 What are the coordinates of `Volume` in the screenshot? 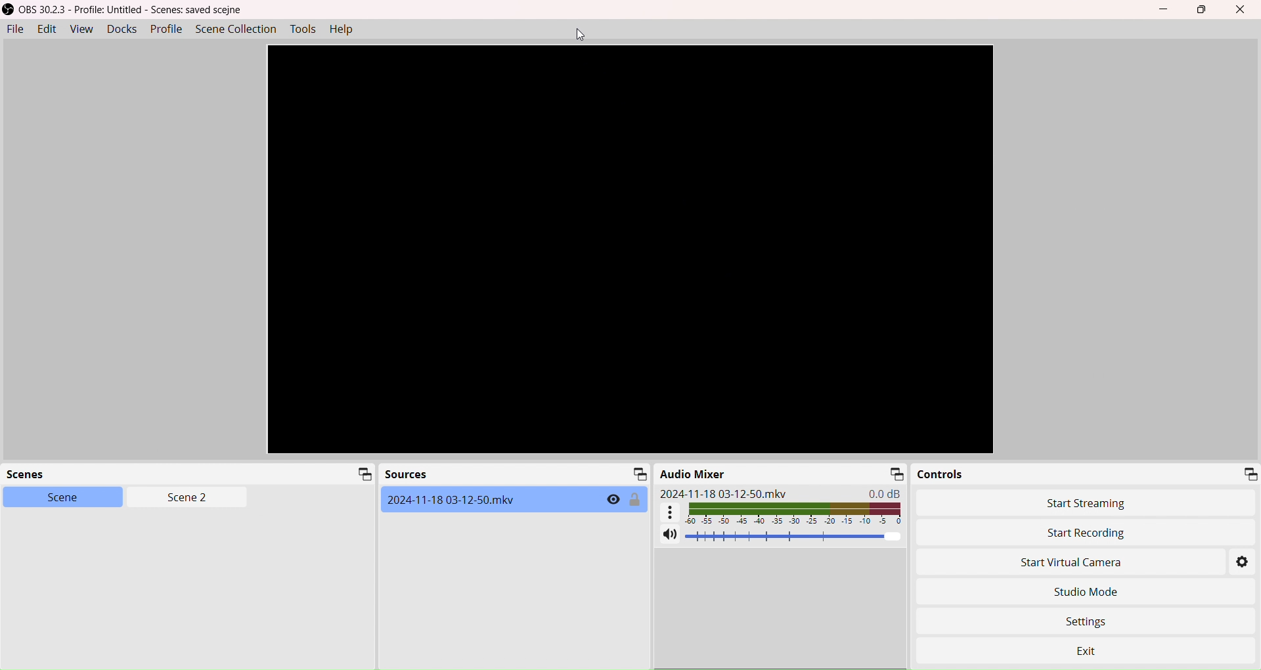 It's located at (795, 537).